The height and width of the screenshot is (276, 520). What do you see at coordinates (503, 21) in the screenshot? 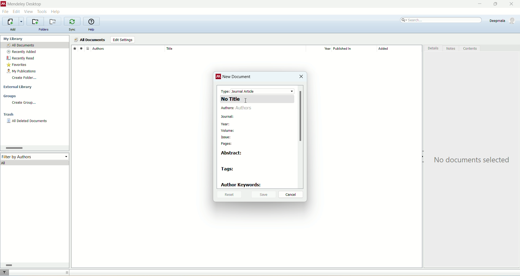
I see `account` at bounding box center [503, 21].